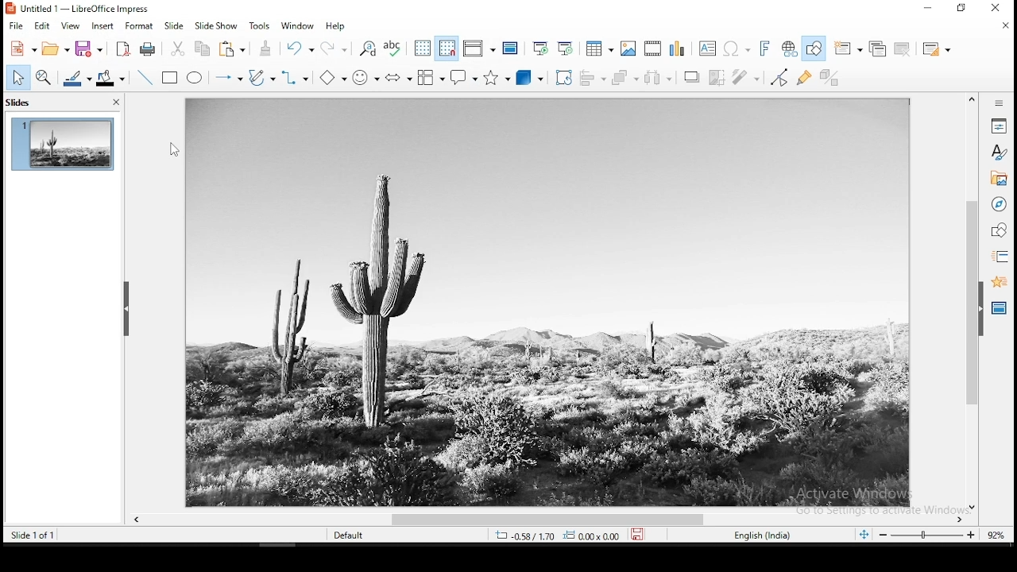 This screenshot has height=572, width=1017. Describe the element at coordinates (1000, 204) in the screenshot. I see `navigator` at that location.